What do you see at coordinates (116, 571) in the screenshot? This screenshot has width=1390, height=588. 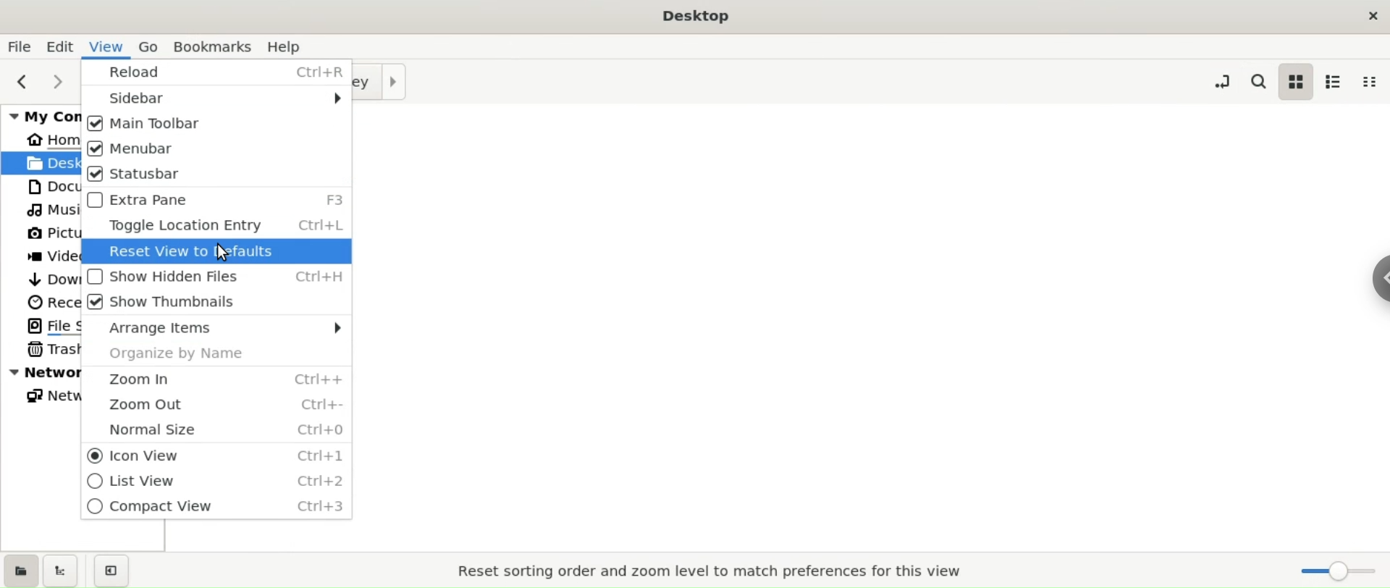 I see `close sidebars` at bounding box center [116, 571].